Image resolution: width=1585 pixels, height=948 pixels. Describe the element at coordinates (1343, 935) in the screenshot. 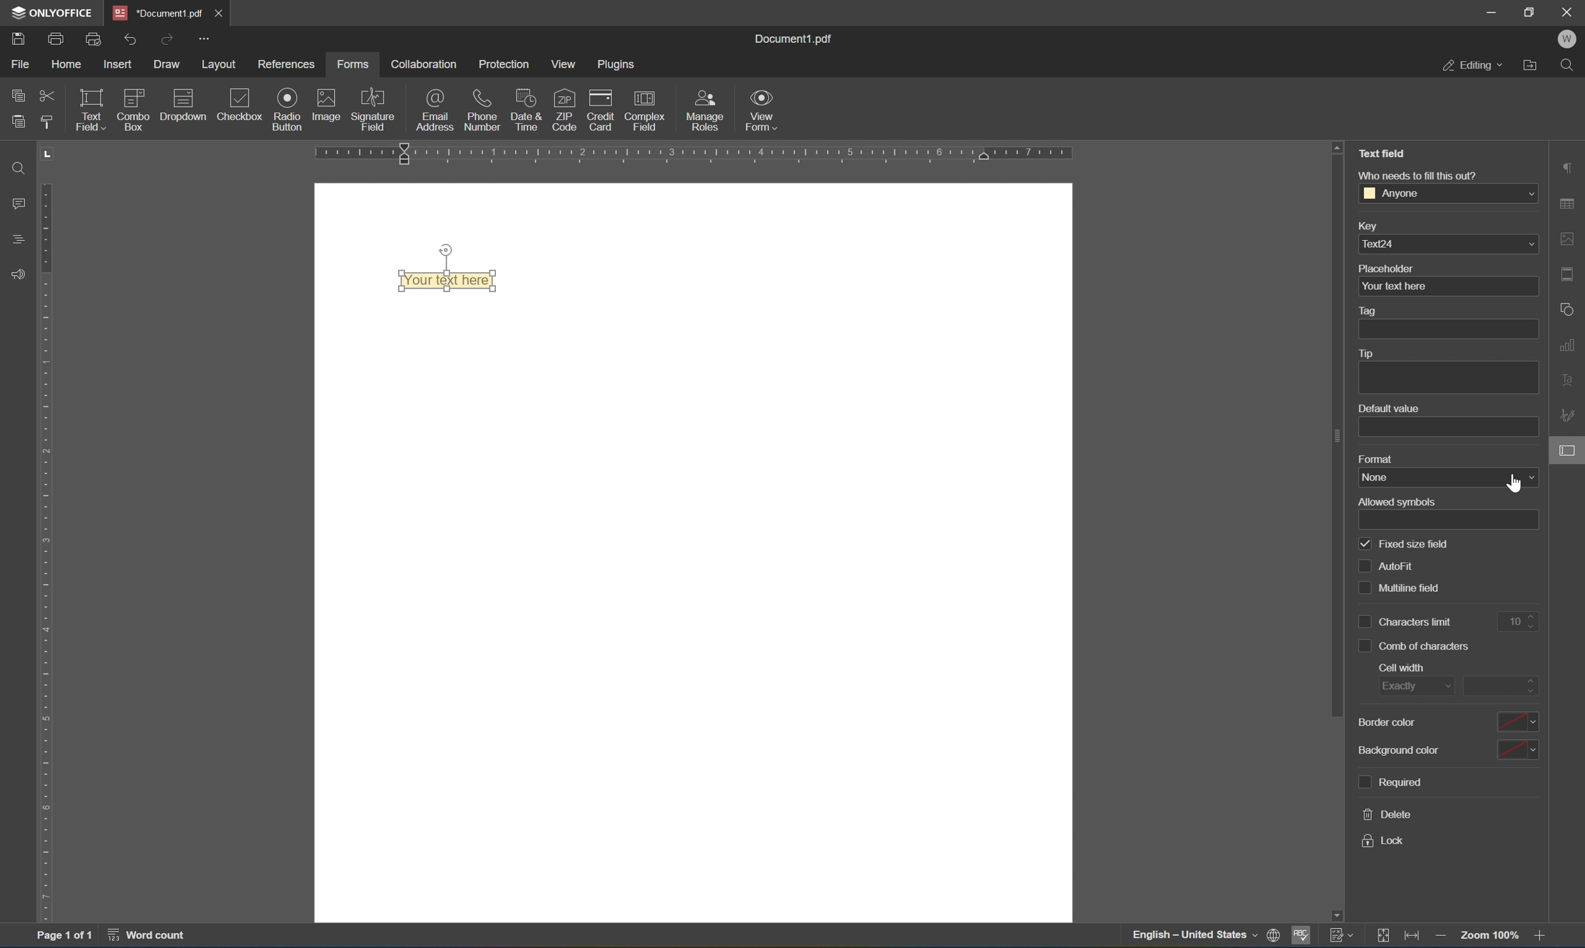

I see `track changes` at that location.